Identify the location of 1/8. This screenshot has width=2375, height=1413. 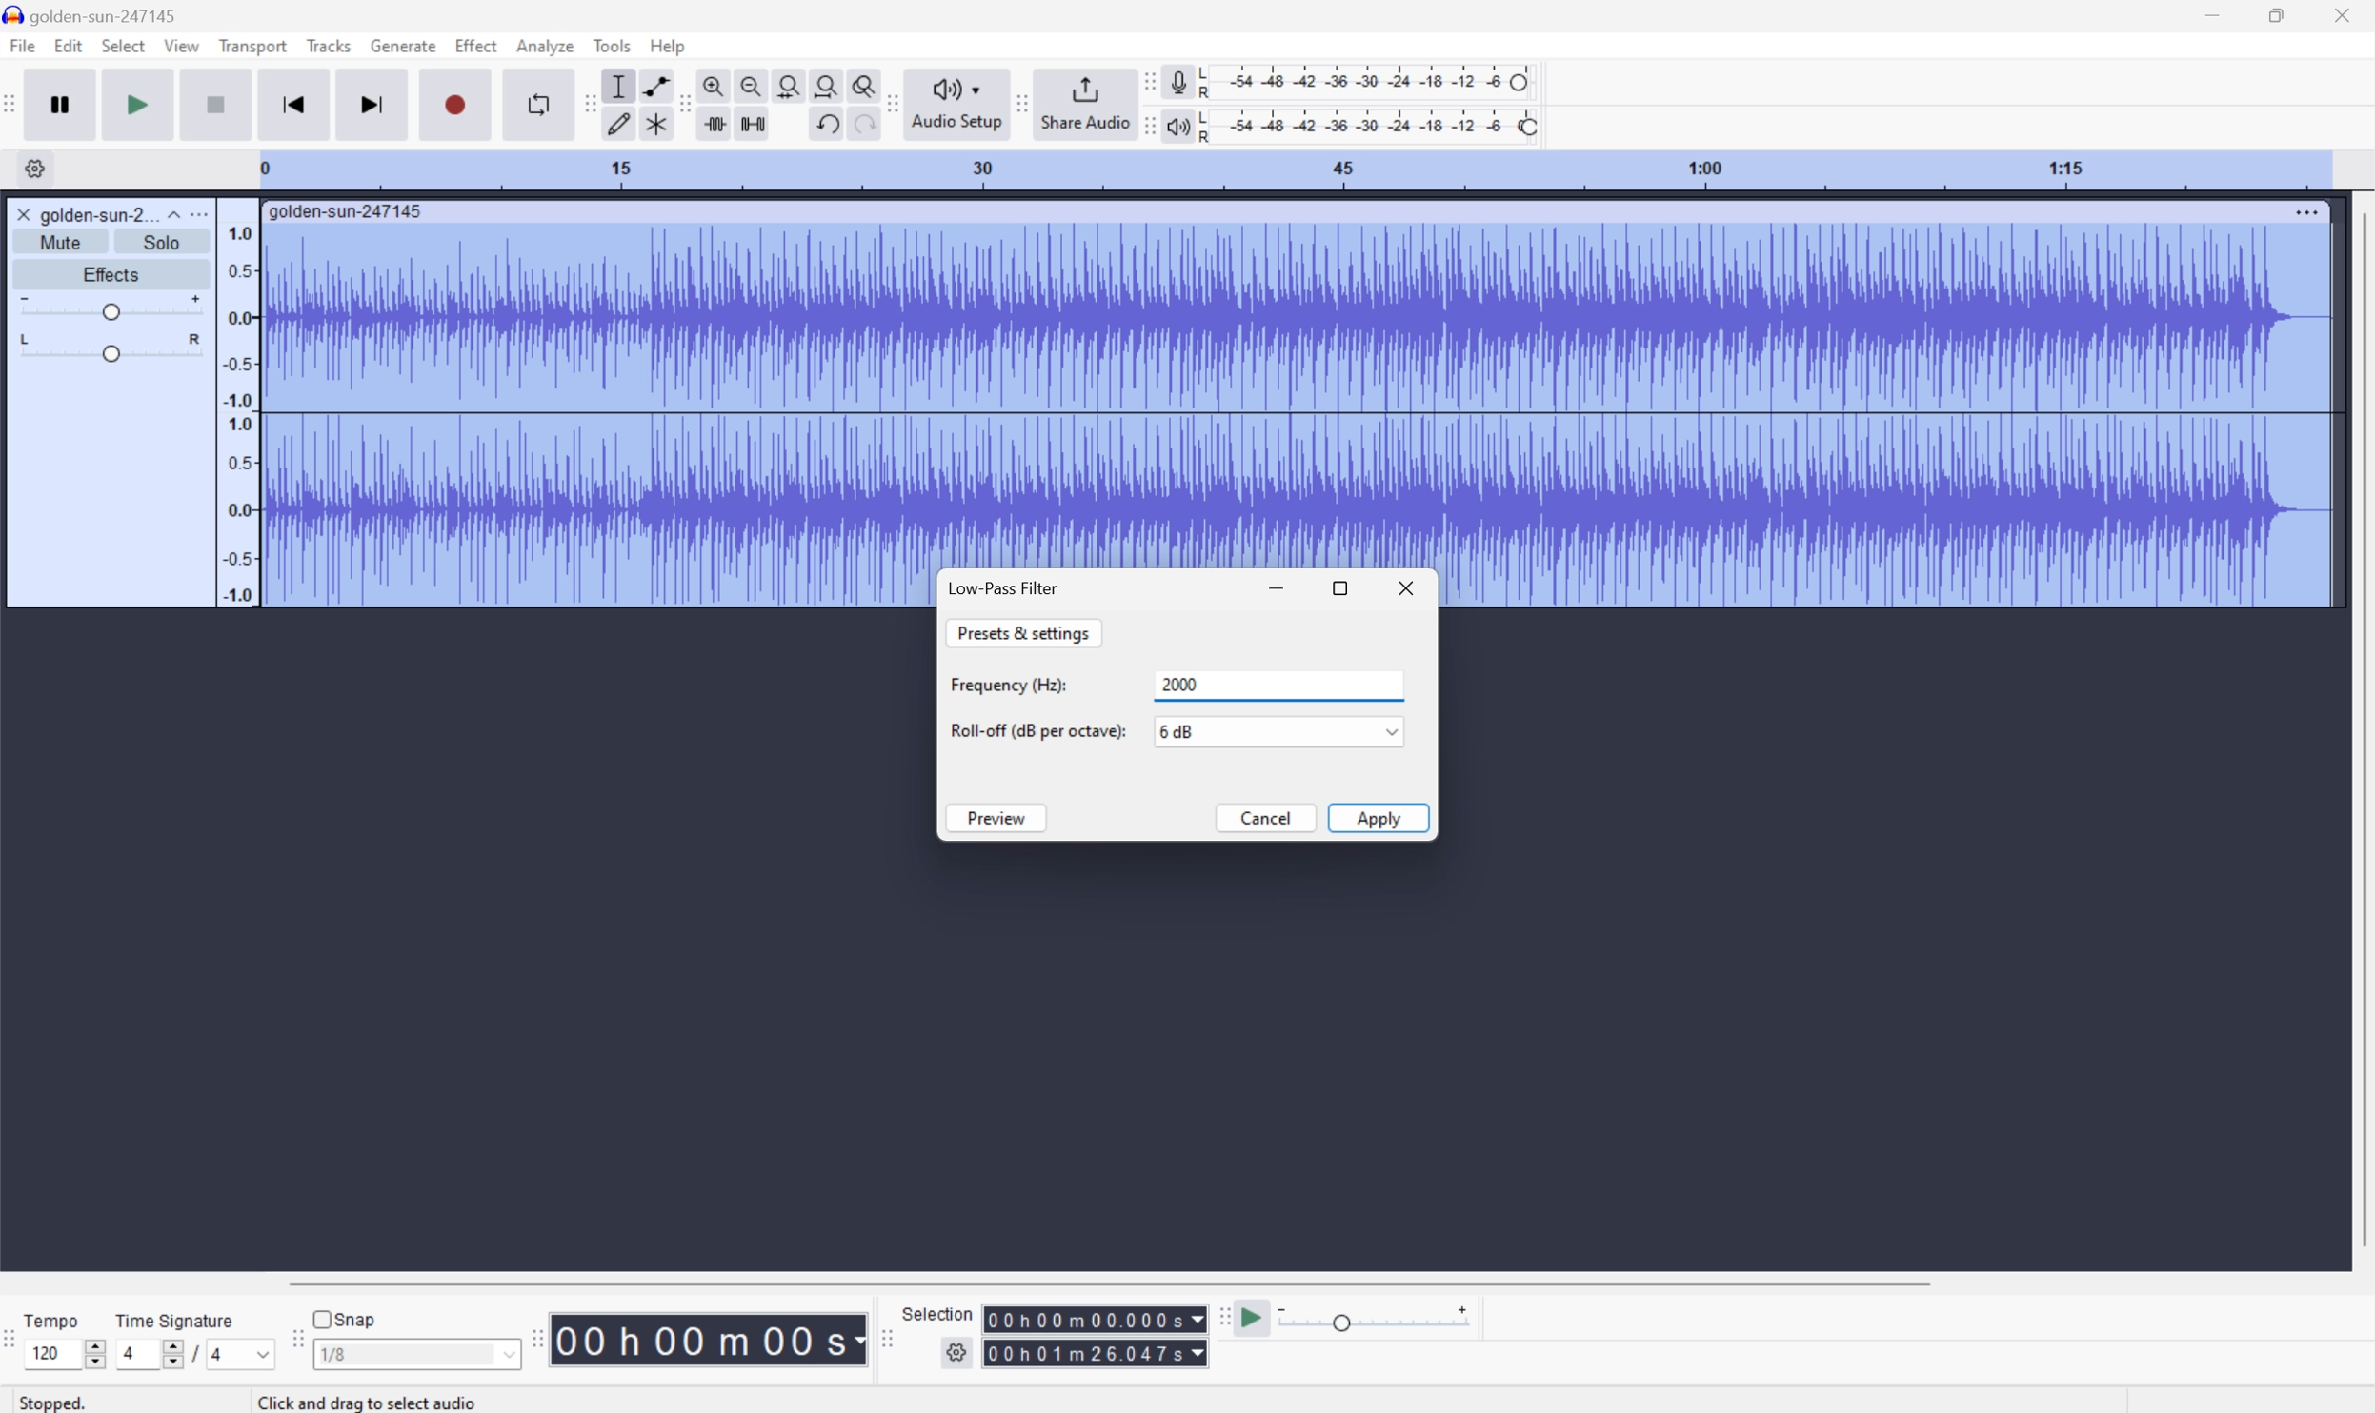
(415, 1352).